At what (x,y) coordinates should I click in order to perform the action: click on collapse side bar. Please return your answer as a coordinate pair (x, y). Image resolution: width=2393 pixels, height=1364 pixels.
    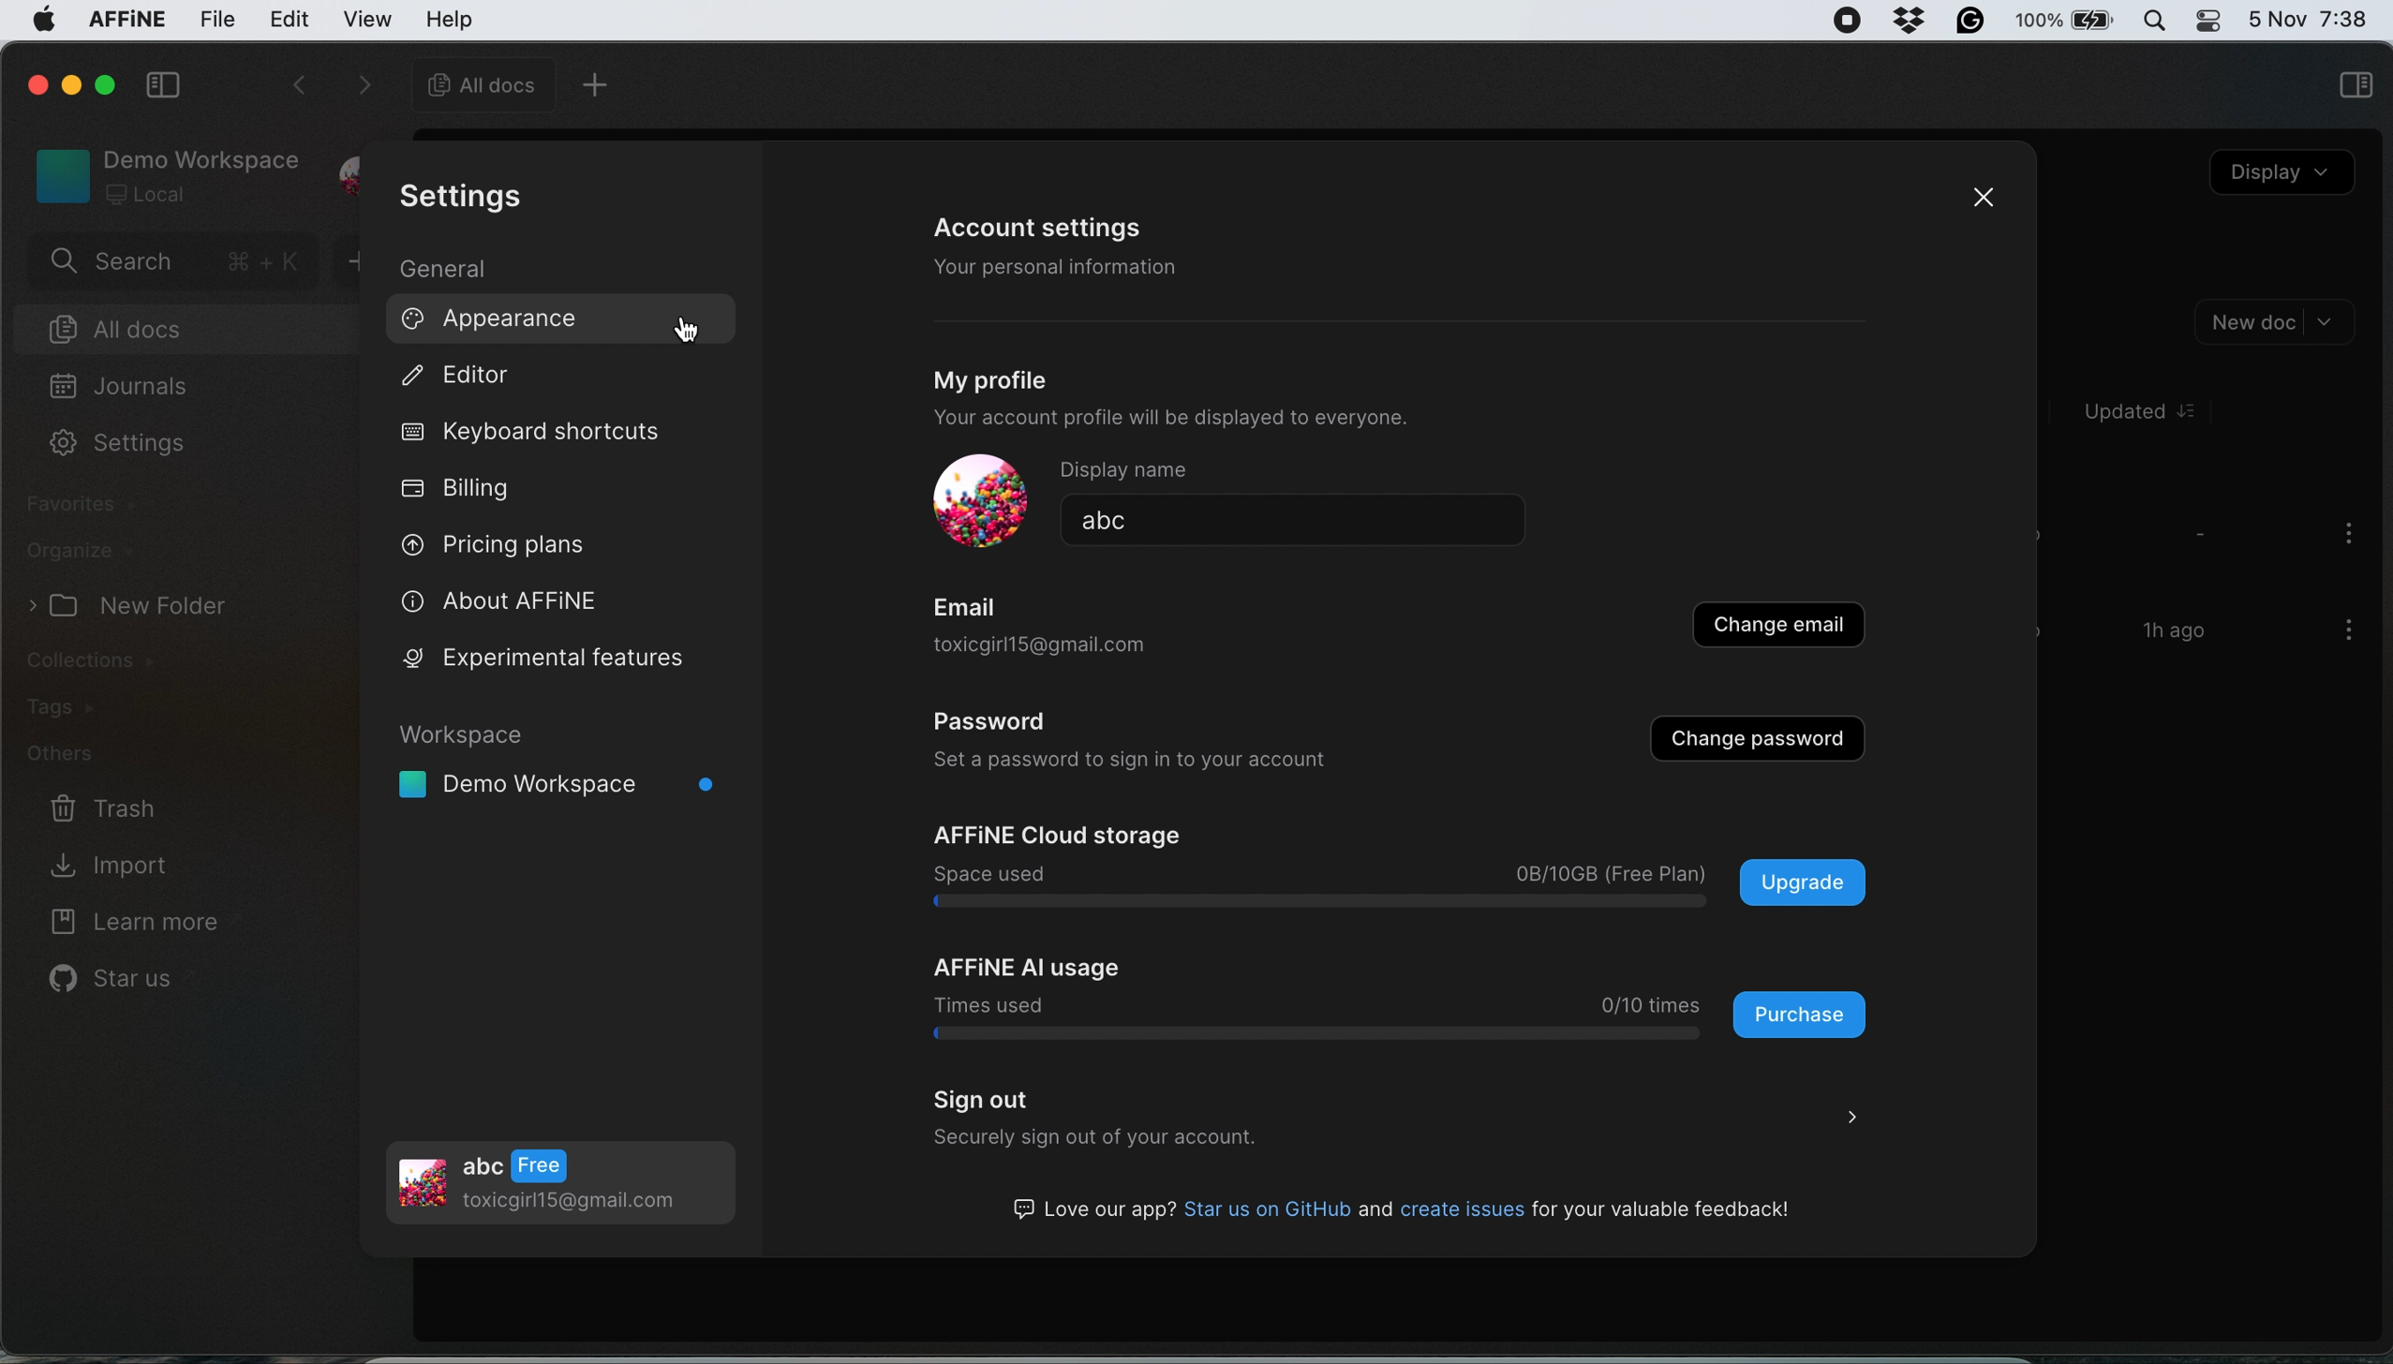
    Looking at the image, I should click on (162, 87).